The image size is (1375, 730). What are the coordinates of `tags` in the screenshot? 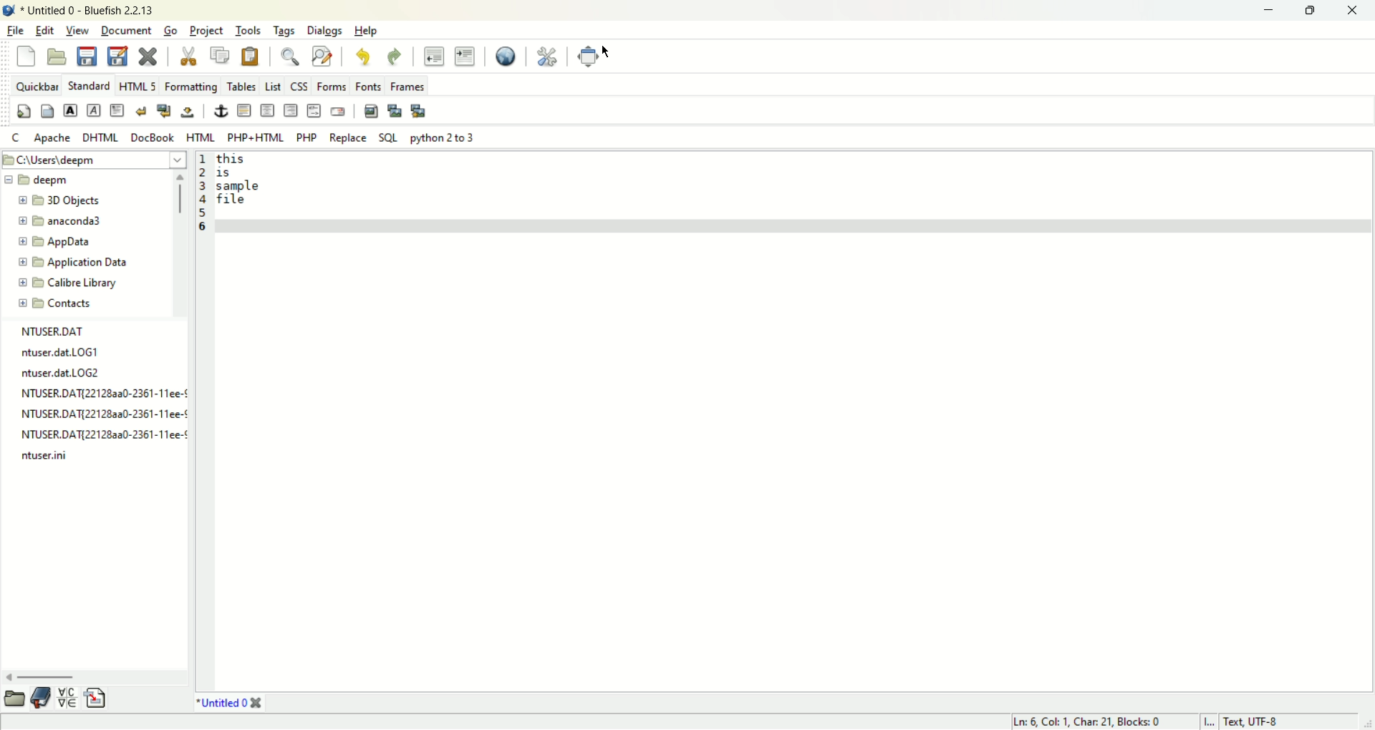 It's located at (288, 29).